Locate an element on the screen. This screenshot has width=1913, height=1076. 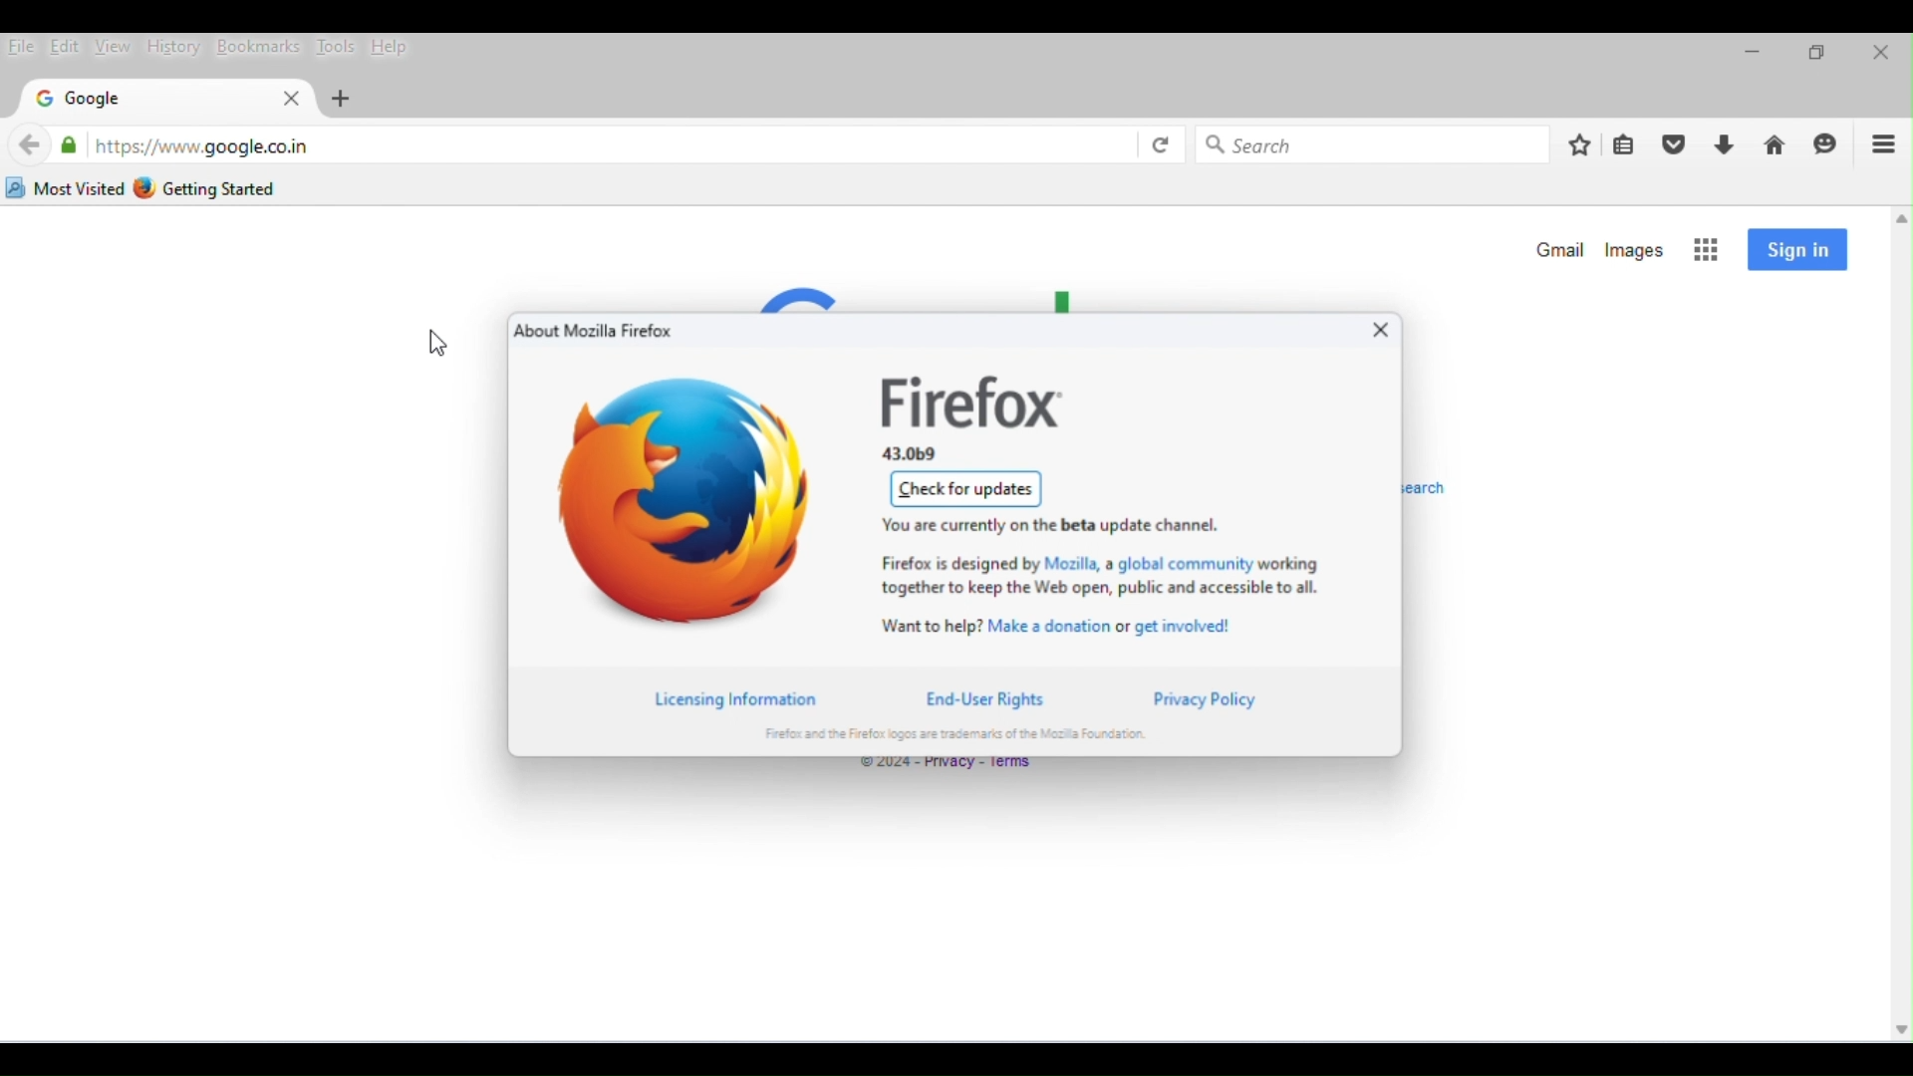
cursor is located at coordinates (440, 348).